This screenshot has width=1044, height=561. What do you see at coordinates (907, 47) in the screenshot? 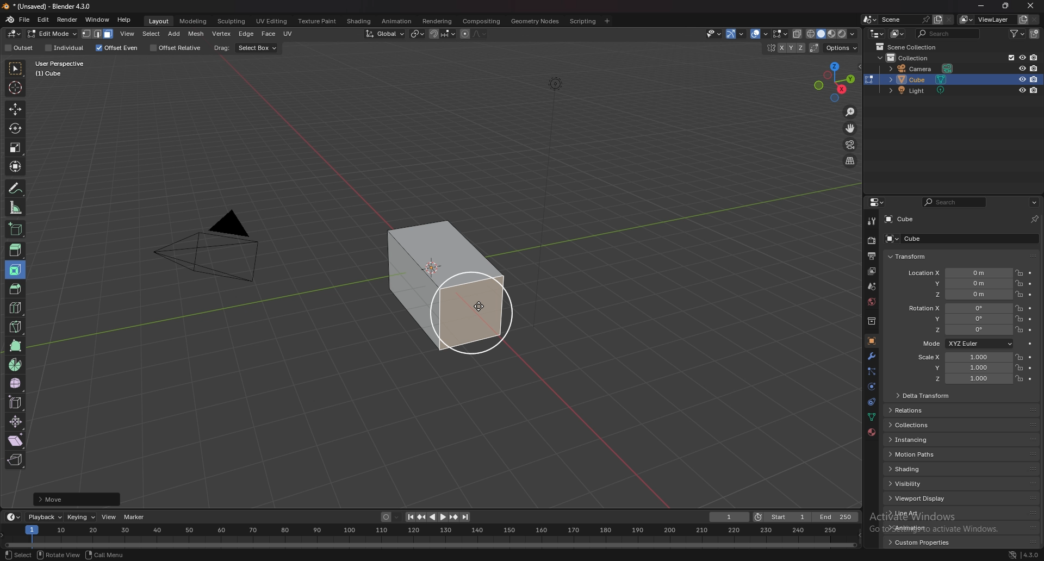
I see `scene collection` at bounding box center [907, 47].